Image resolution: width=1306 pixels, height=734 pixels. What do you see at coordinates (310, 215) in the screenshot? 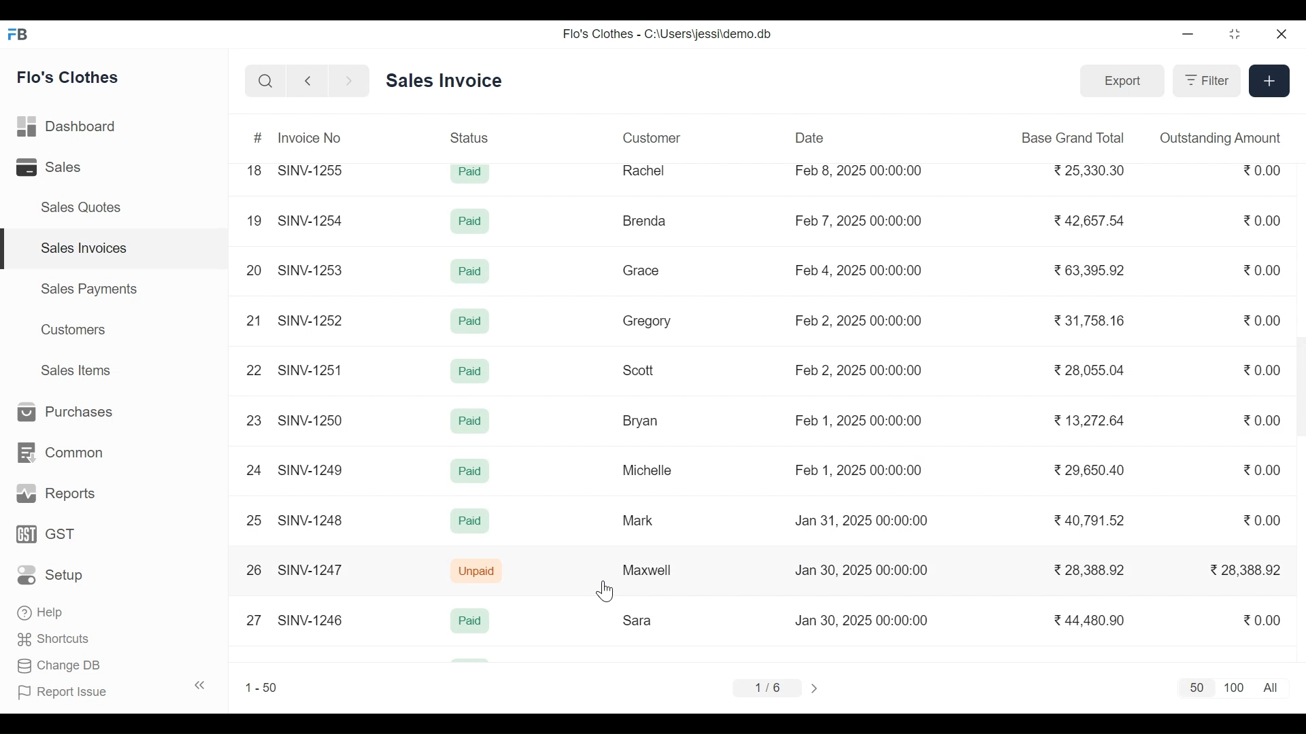
I see `SINV-1254` at bounding box center [310, 215].